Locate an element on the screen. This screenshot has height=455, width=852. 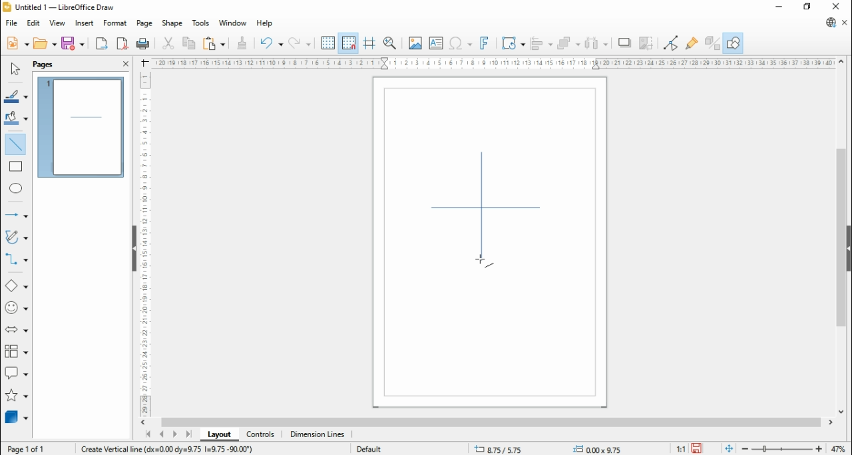
select is located at coordinates (14, 69).